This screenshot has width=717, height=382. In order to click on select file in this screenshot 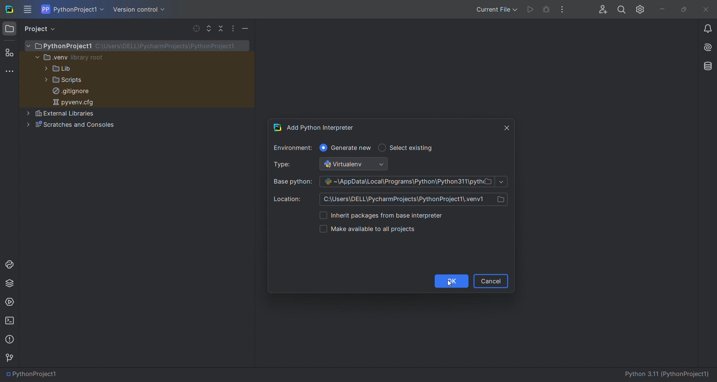, I will do `click(195, 28)`.